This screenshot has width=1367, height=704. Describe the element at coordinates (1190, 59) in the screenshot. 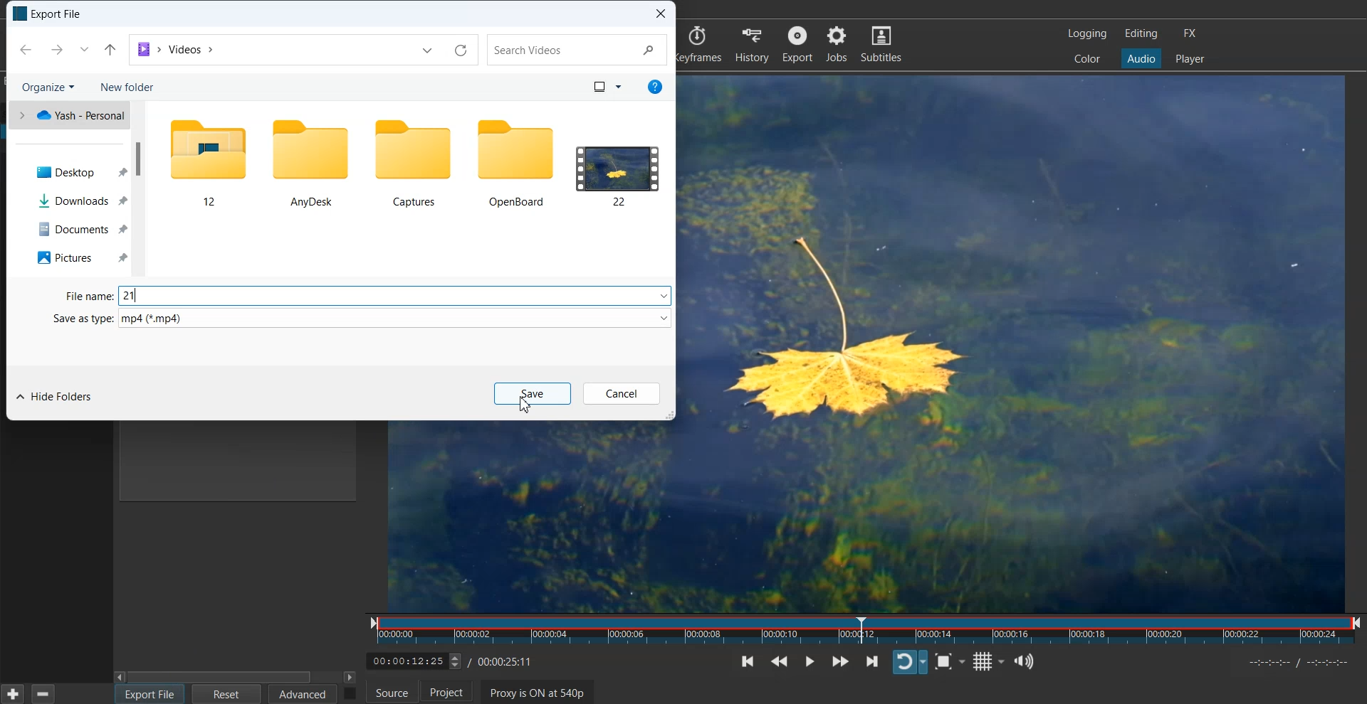

I see `Player` at that location.